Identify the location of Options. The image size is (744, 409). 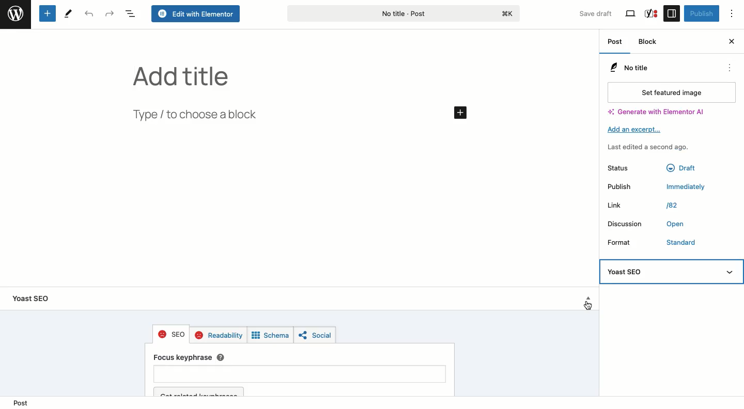
(736, 14).